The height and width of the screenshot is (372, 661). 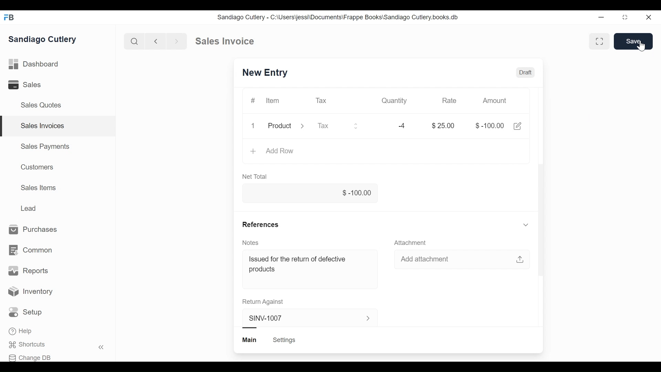 What do you see at coordinates (489, 125) in the screenshot?
I see `$-100.00` at bounding box center [489, 125].